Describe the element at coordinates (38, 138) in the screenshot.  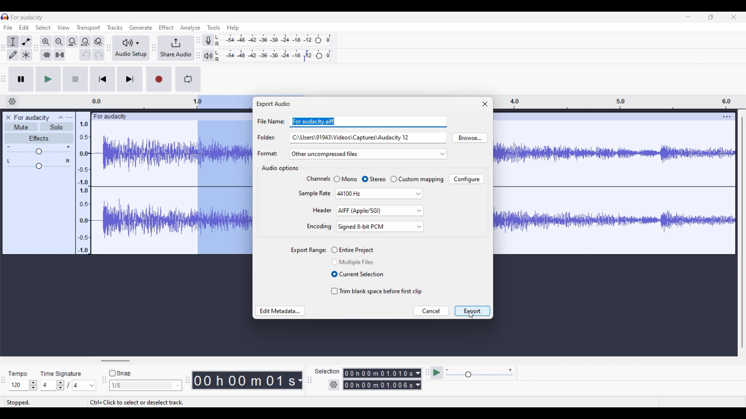
I see `Effects` at that location.